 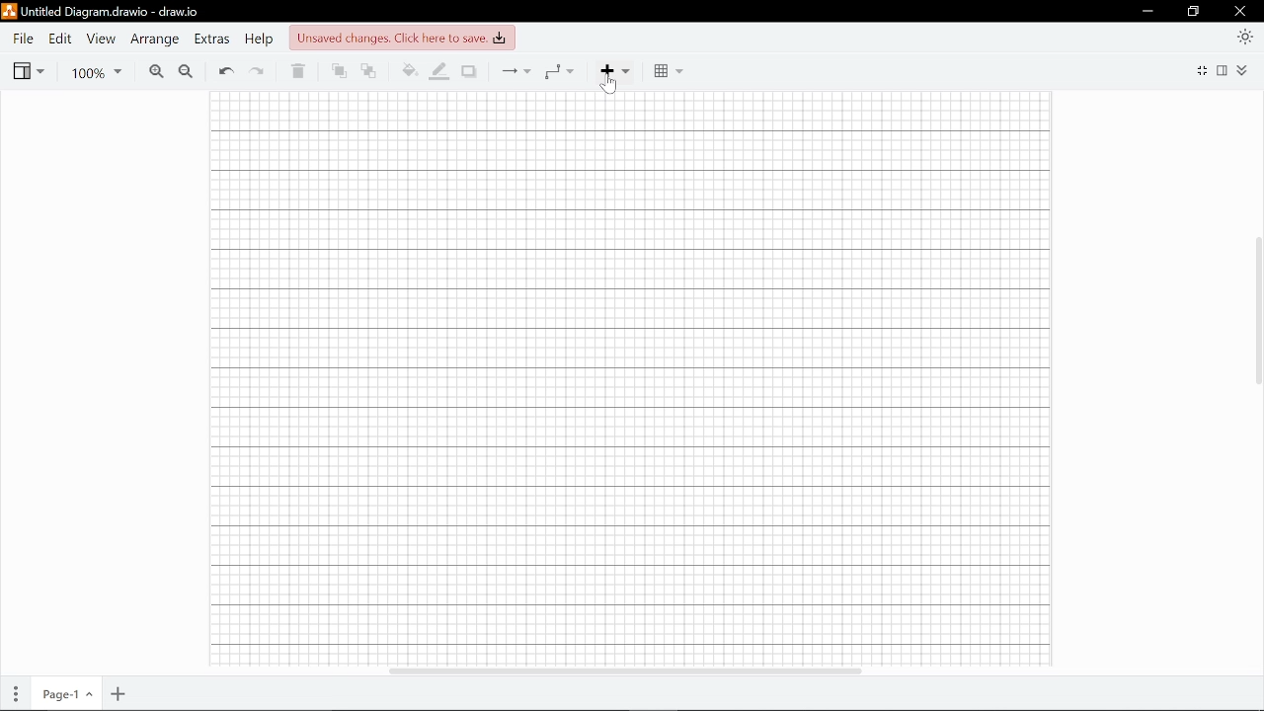 I want to click on View, so click(x=29, y=70).